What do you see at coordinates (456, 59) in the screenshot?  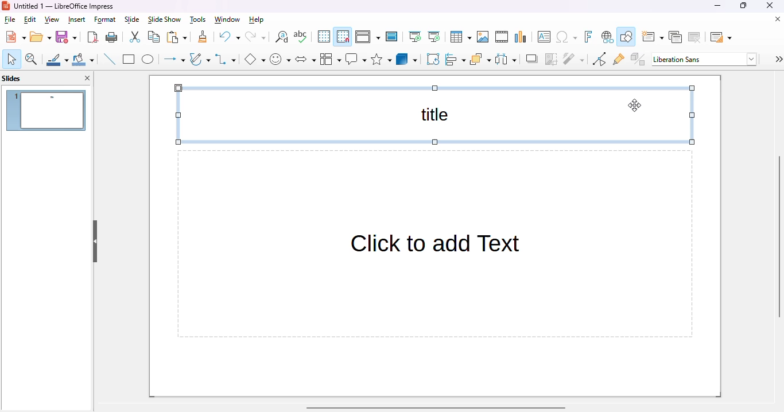 I see `align objects` at bounding box center [456, 59].